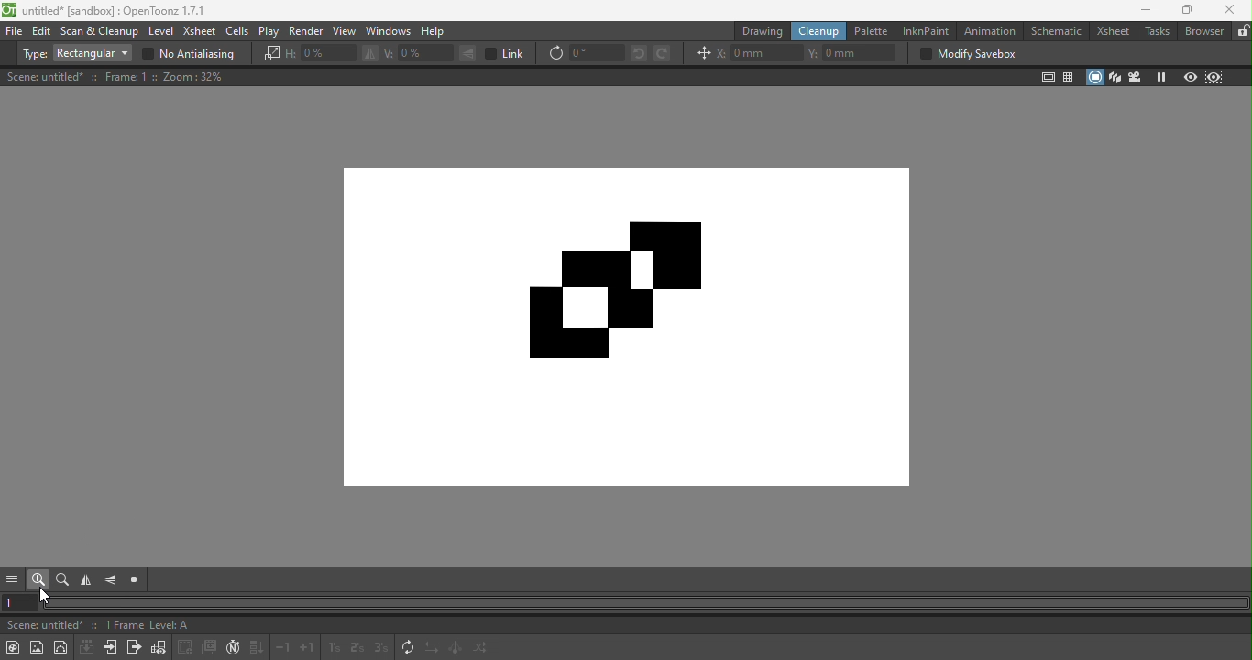 This screenshot has height=660, width=1252. I want to click on Windows, so click(391, 32).